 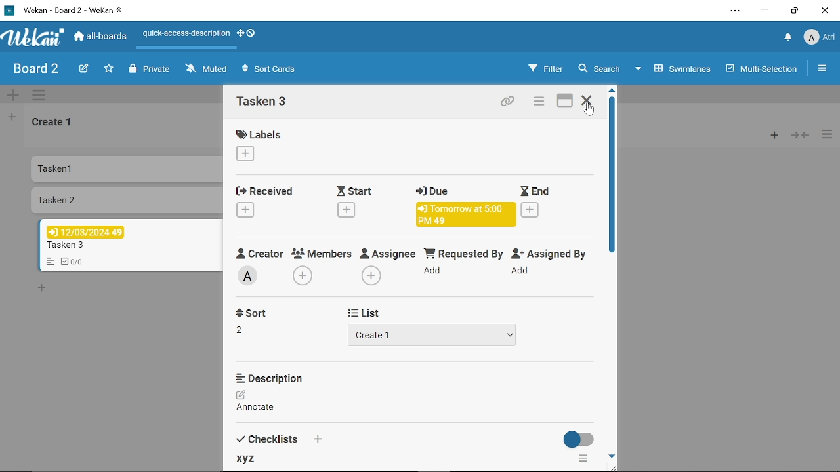 I want to click on Assignee, so click(x=388, y=252).